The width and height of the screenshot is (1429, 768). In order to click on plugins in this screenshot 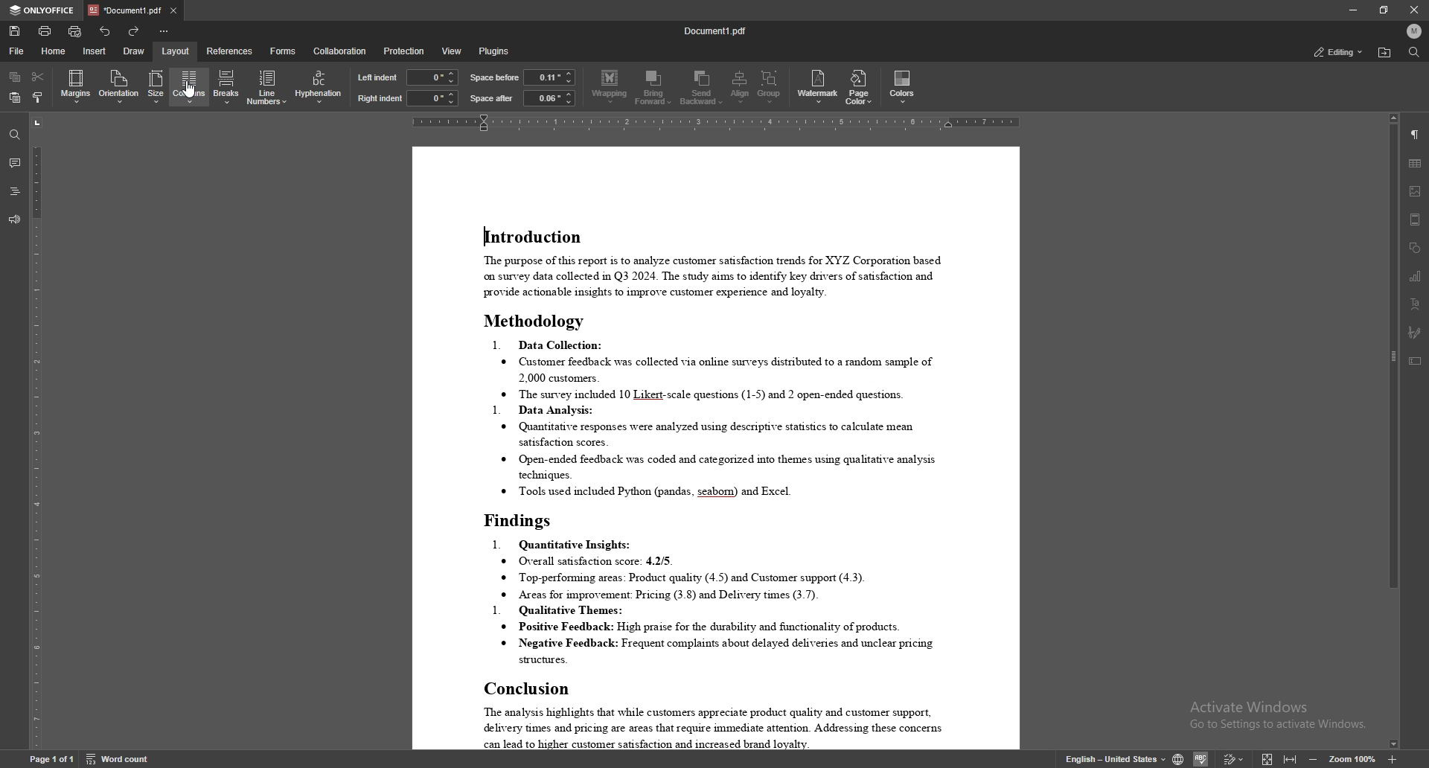, I will do `click(496, 51)`.